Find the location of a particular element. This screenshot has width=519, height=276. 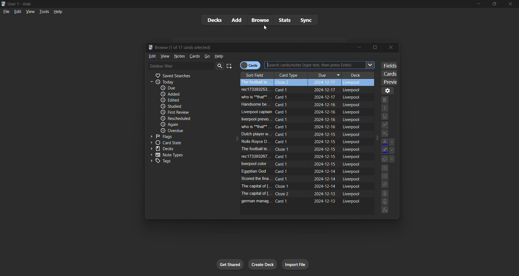

liverpool is located at coordinates (354, 120).